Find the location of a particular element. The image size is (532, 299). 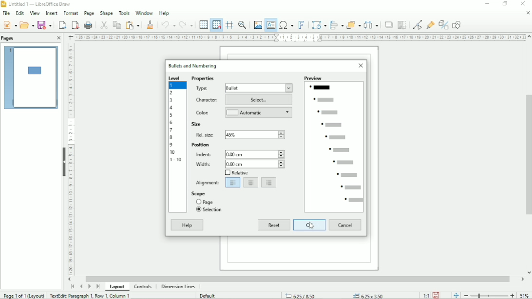

Character is located at coordinates (207, 100).